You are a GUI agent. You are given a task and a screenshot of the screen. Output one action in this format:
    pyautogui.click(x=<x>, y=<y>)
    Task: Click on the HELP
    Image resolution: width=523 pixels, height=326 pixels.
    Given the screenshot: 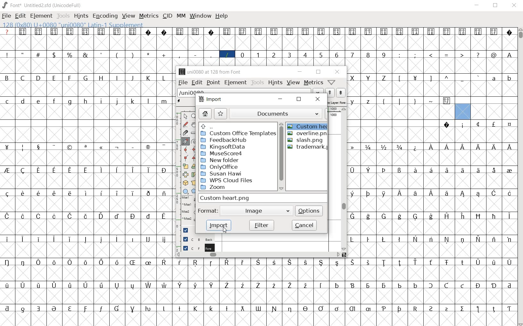 What is the action you would take?
    pyautogui.click(x=222, y=17)
    